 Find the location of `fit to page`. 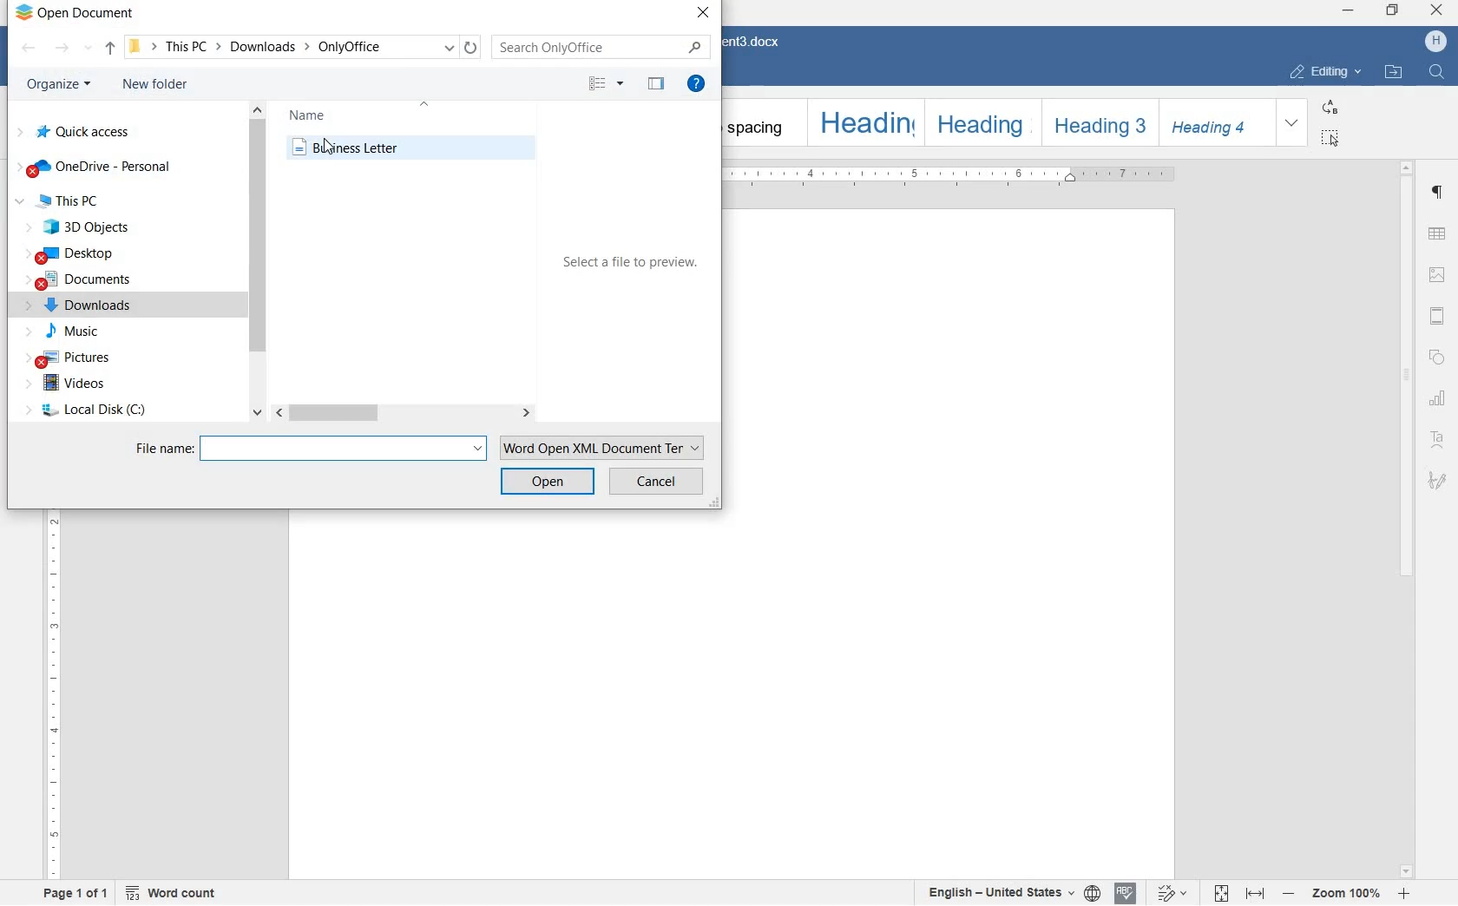

fit to page is located at coordinates (1220, 891).